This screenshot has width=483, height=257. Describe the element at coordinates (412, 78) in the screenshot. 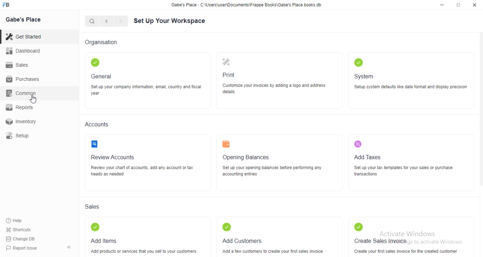

I see `System Setup system defaults ks cat format an dps recon` at that location.